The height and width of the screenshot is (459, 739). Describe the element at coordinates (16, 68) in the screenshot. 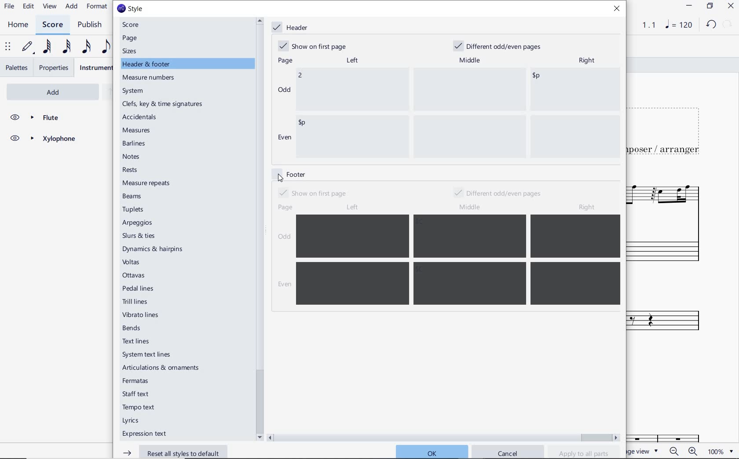

I see `PALETTES` at that location.